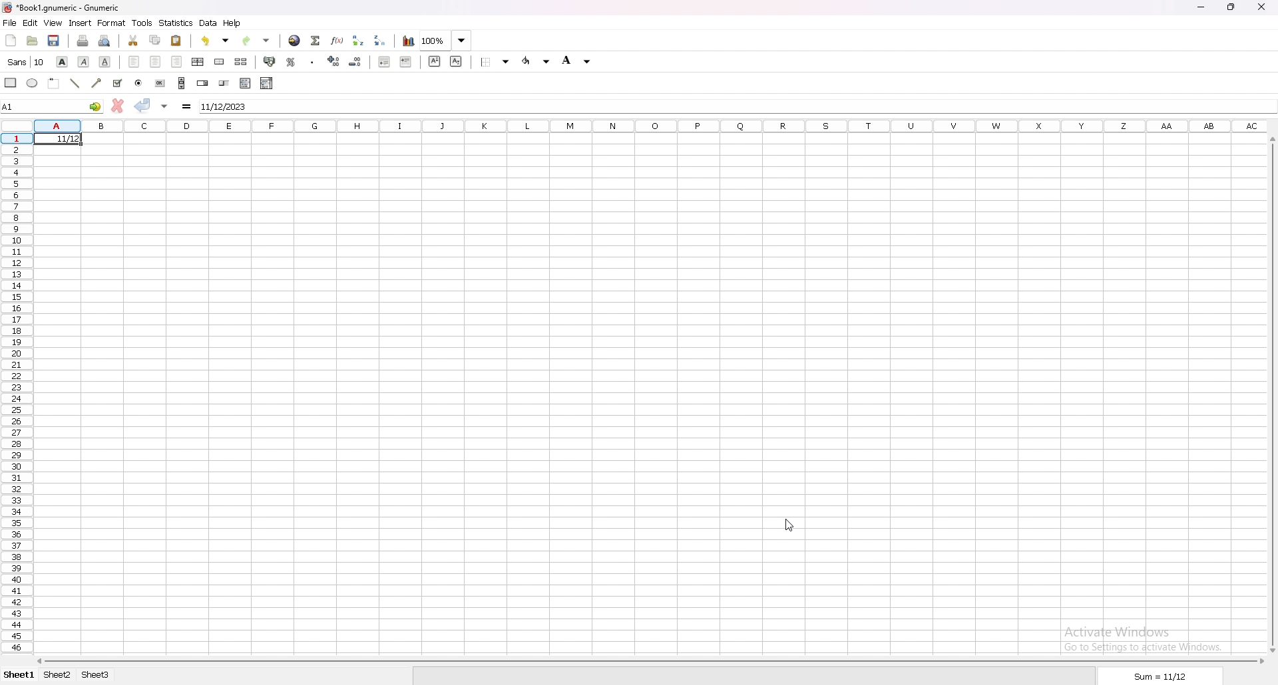 Image resolution: width=1278 pixels, height=685 pixels. I want to click on sort descending, so click(381, 40).